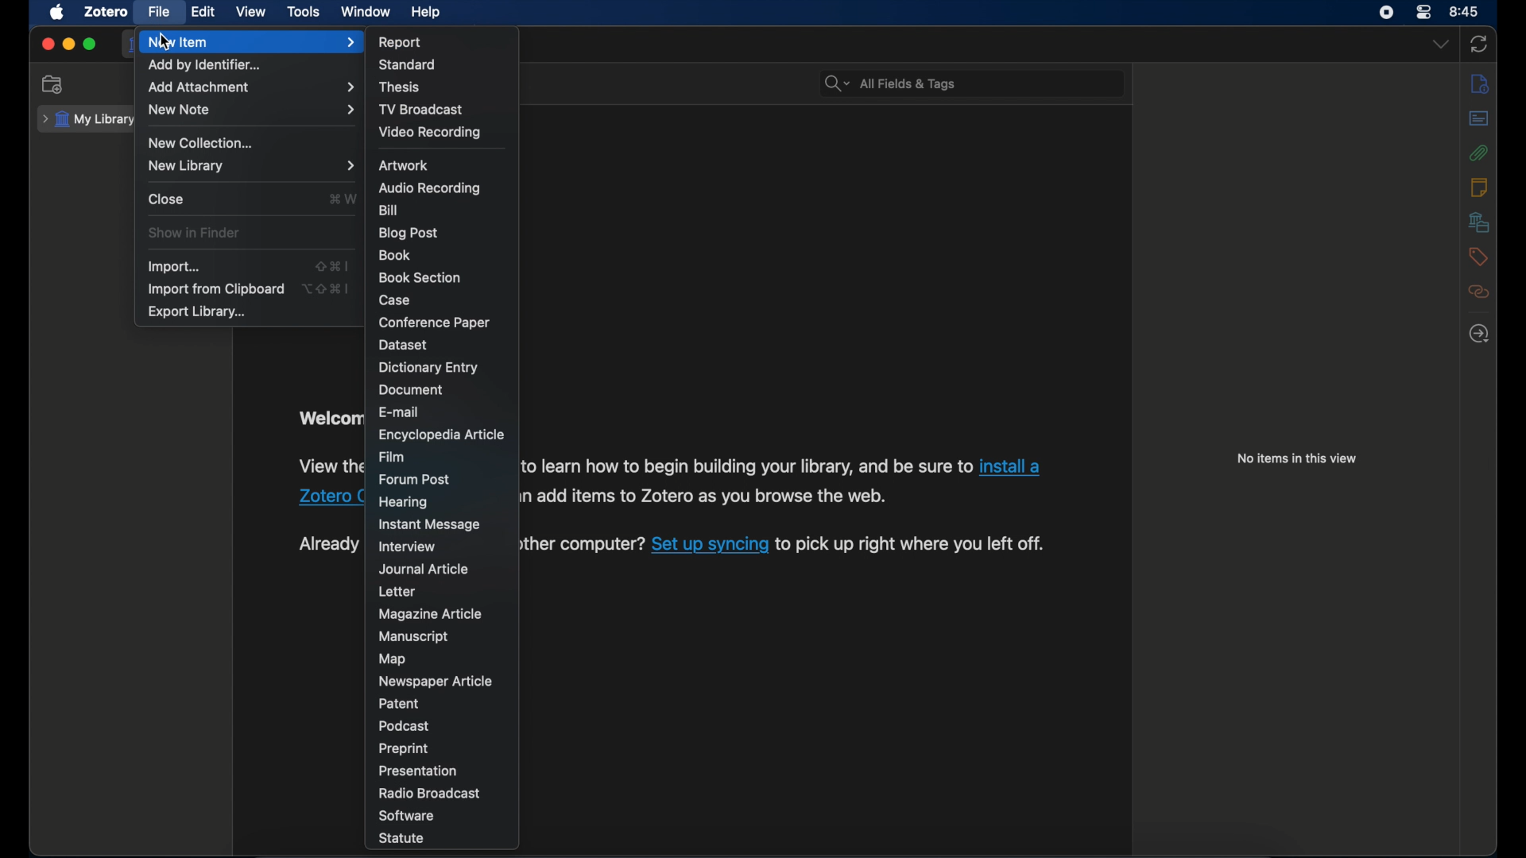 This screenshot has height=858, width=1526. Describe the element at coordinates (304, 12) in the screenshot. I see `tools` at that location.